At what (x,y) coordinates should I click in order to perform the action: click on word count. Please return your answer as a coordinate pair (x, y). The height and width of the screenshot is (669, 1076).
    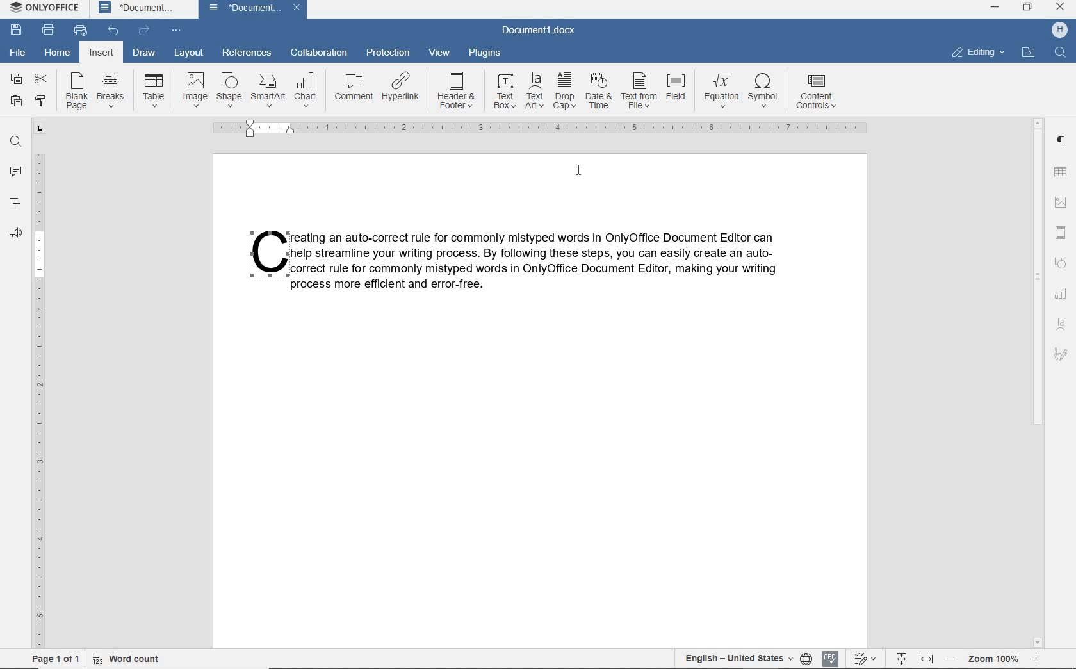
    Looking at the image, I should click on (131, 660).